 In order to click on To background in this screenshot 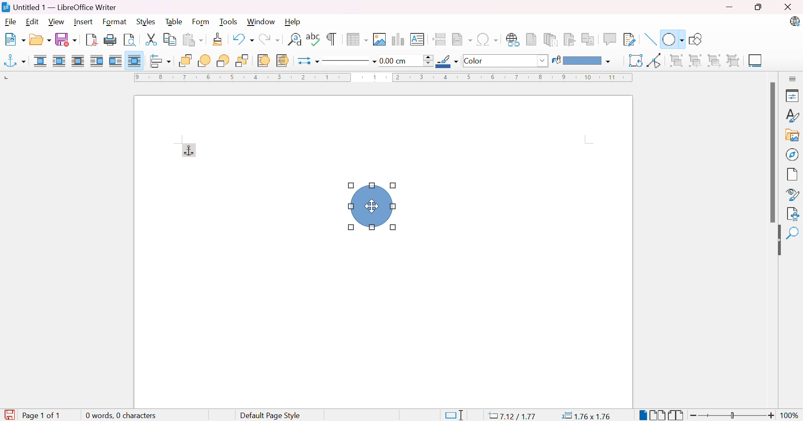, I will do `click(283, 61)`.